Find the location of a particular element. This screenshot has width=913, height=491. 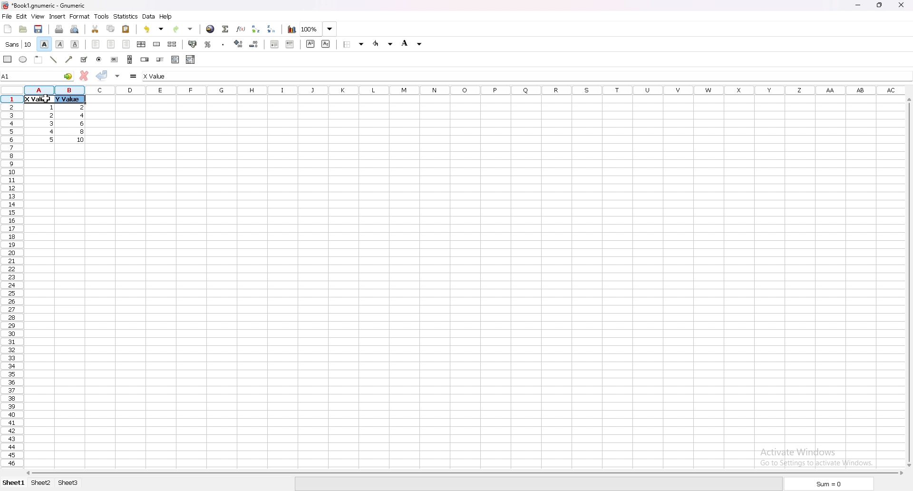

cursor is located at coordinates (45, 99).